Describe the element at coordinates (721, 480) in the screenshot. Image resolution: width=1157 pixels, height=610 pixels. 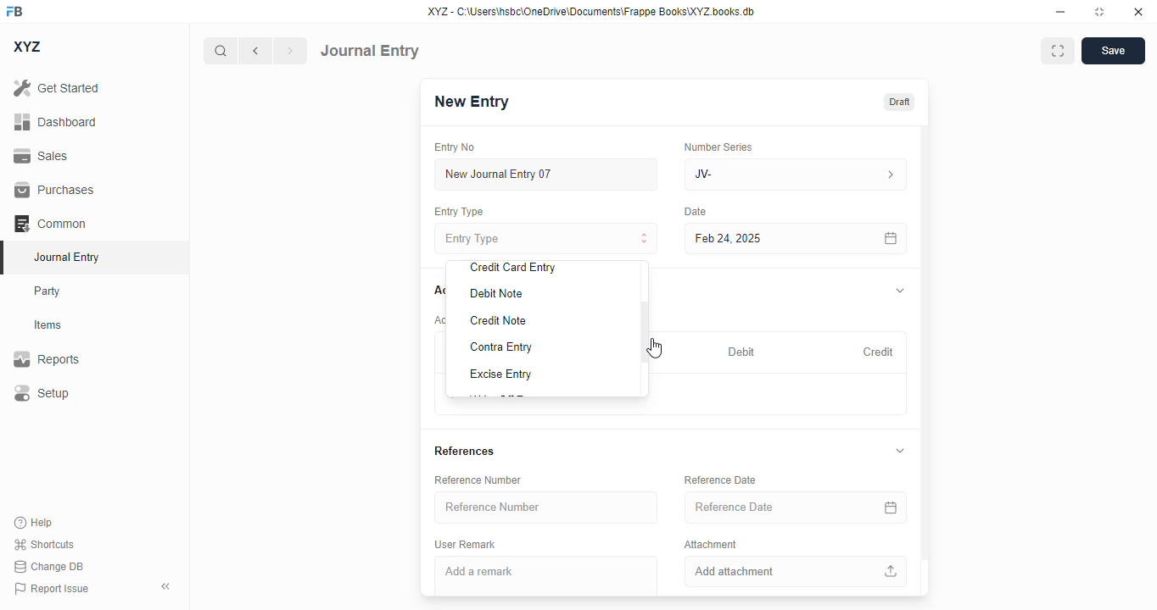
I see `reference date` at that location.